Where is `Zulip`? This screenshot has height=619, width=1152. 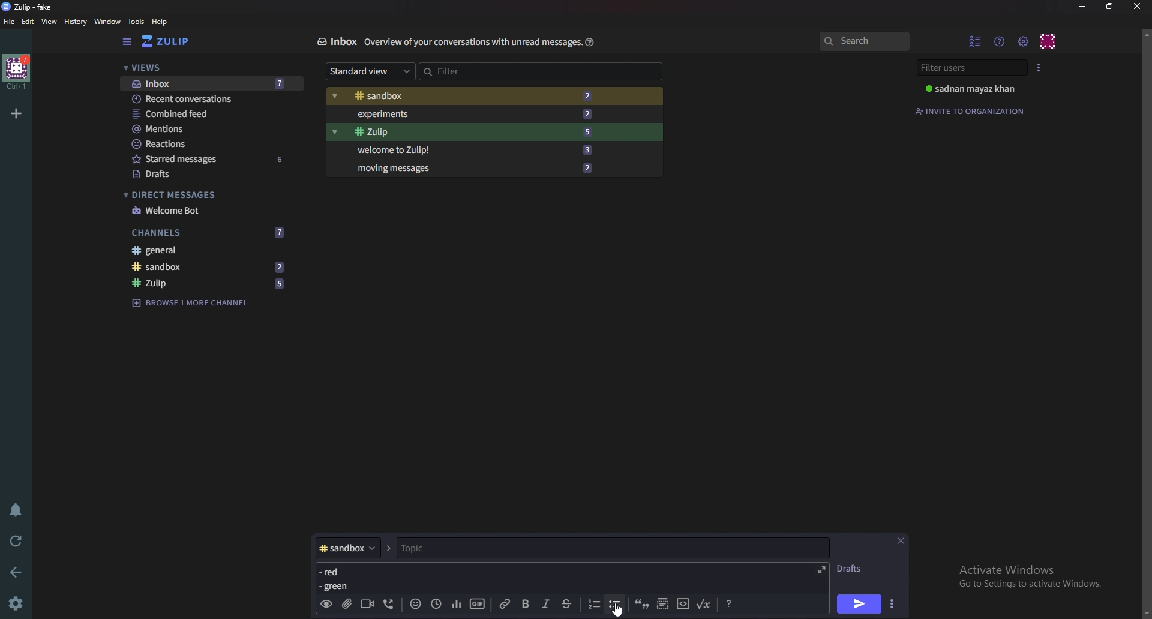 Zulip is located at coordinates (471, 132).